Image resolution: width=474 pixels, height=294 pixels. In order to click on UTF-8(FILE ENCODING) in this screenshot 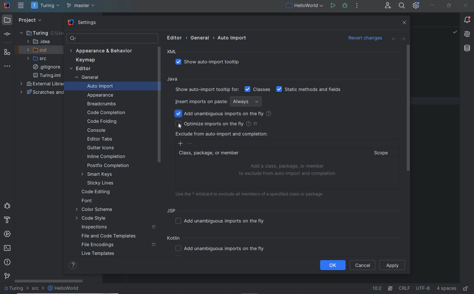, I will do `click(422, 289)`.